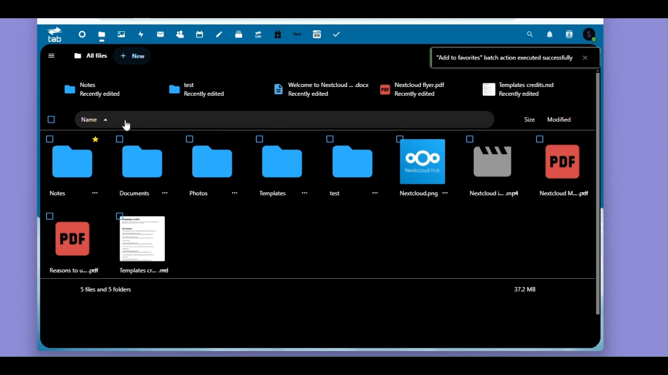  Describe the element at coordinates (278, 90) in the screenshot. I see `Icon` at that location.